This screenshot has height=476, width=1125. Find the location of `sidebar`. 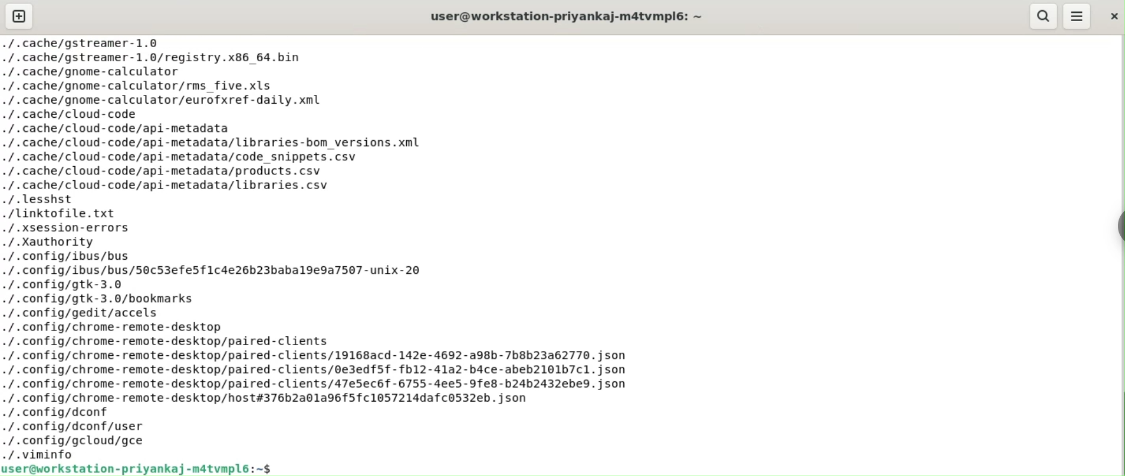

sidebar is located at coordinates (1120, 226).